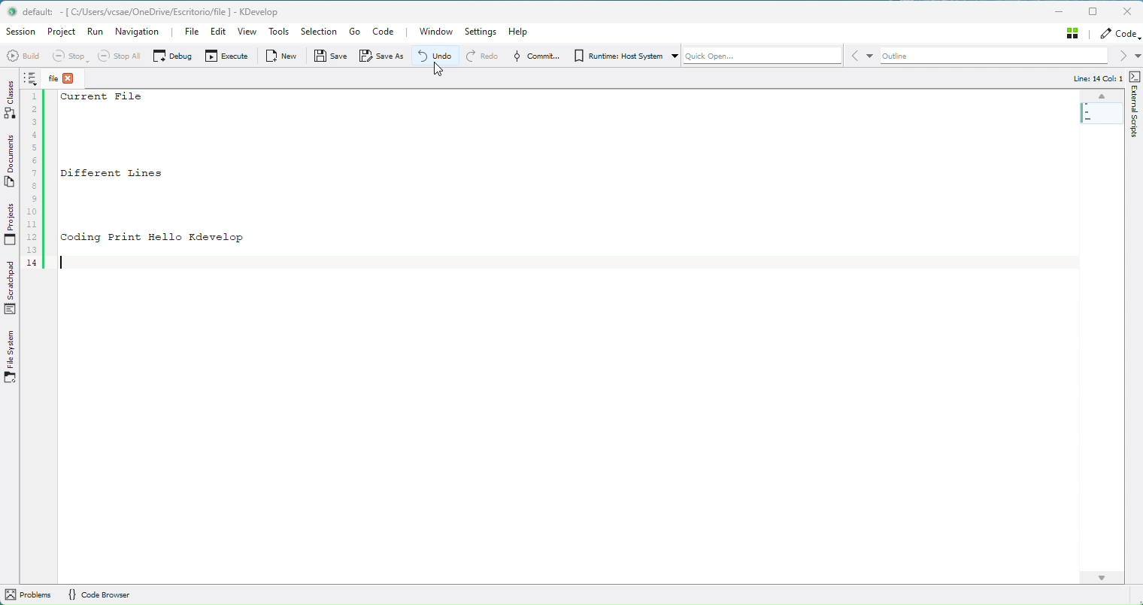  I want to click on Undo, so click(440, 56).